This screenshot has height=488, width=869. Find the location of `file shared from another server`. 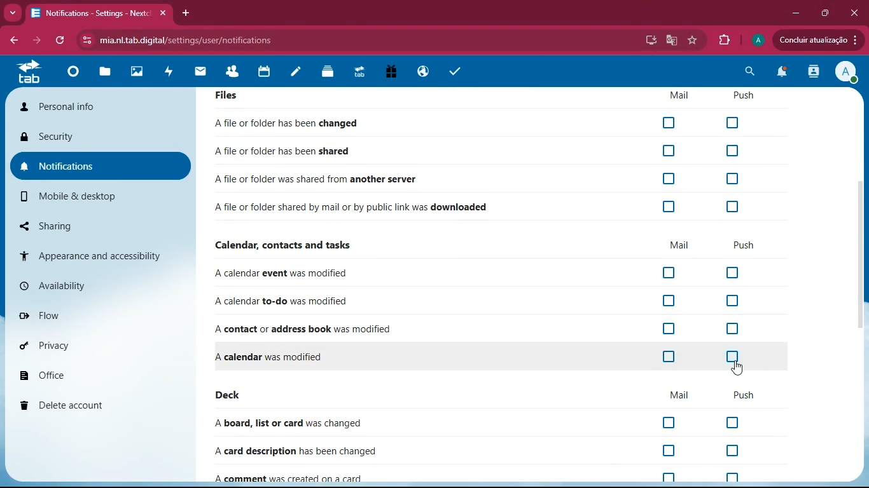

file shared from another server is located at coordinates (349, 179).